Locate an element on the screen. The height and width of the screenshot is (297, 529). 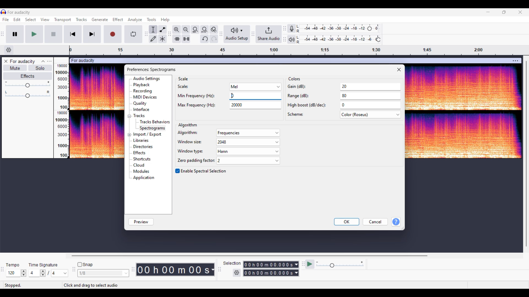
effects is located at coordinates (143, 153).